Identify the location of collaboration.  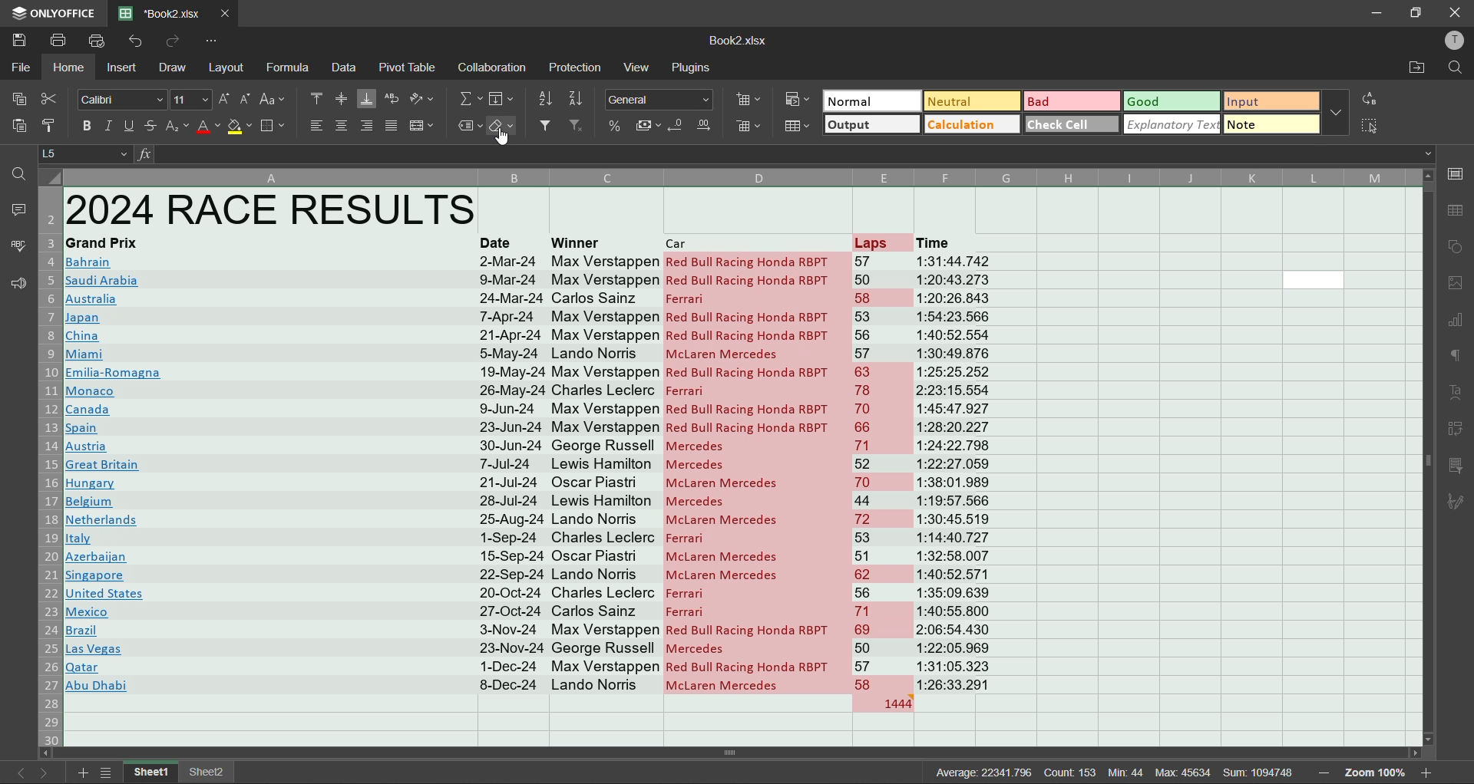
(493, 68).